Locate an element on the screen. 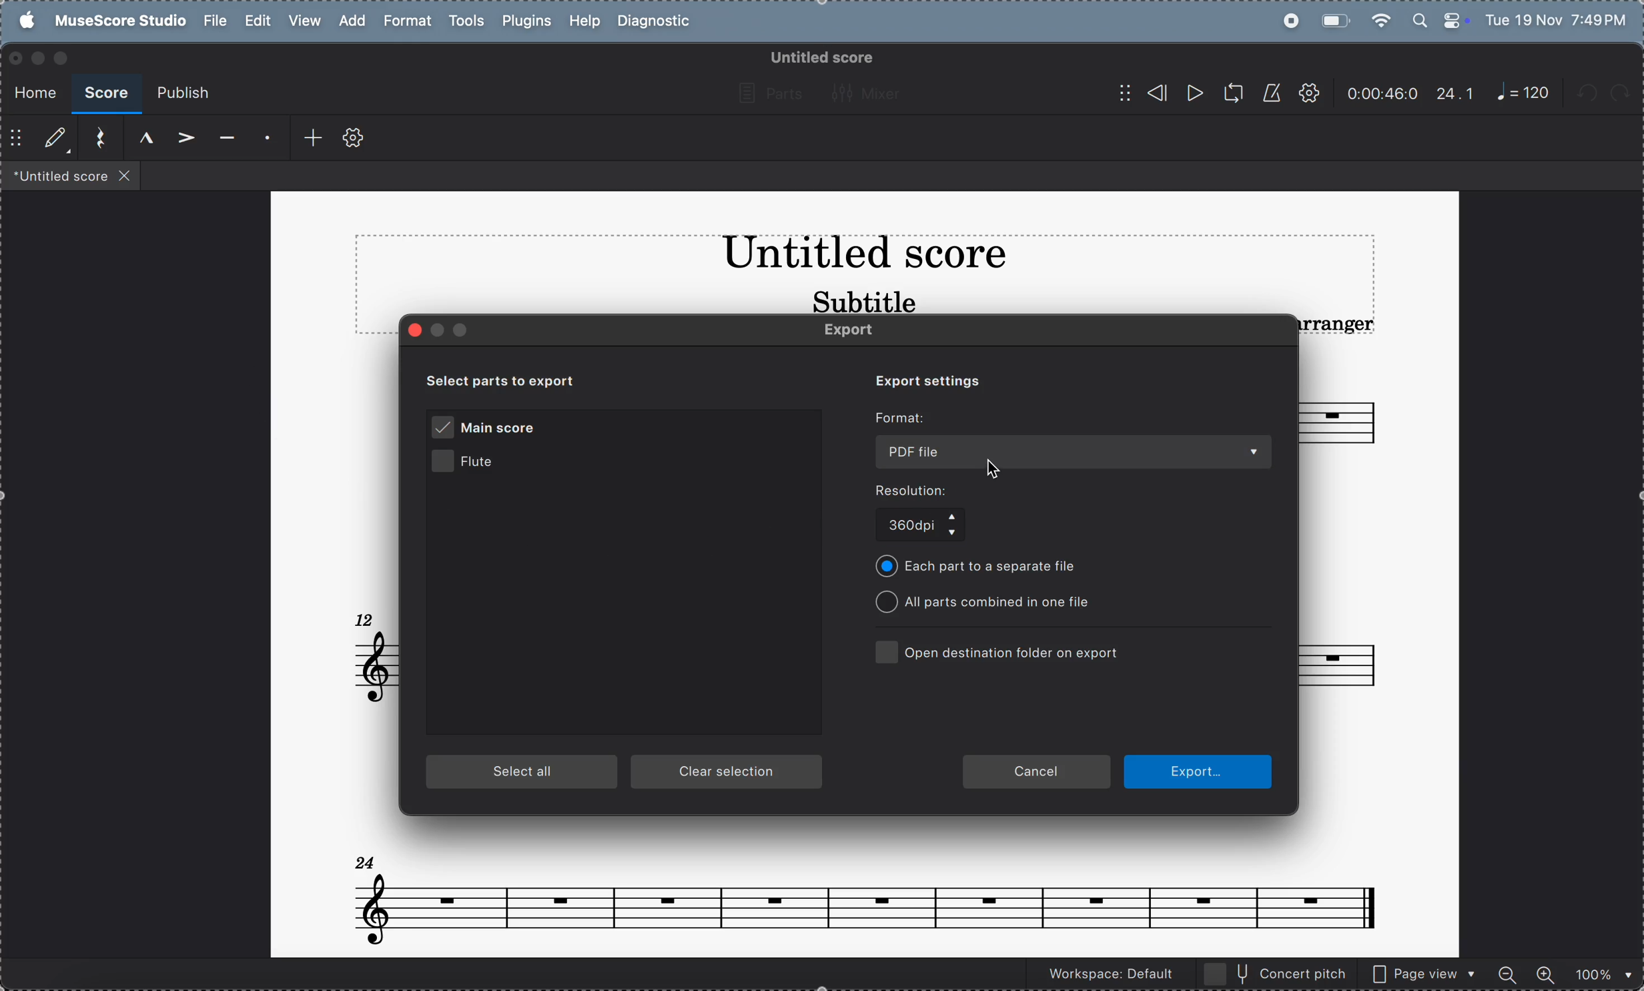 The image size is (1644, 991). timeframe is located at coordinates (1382, 93).